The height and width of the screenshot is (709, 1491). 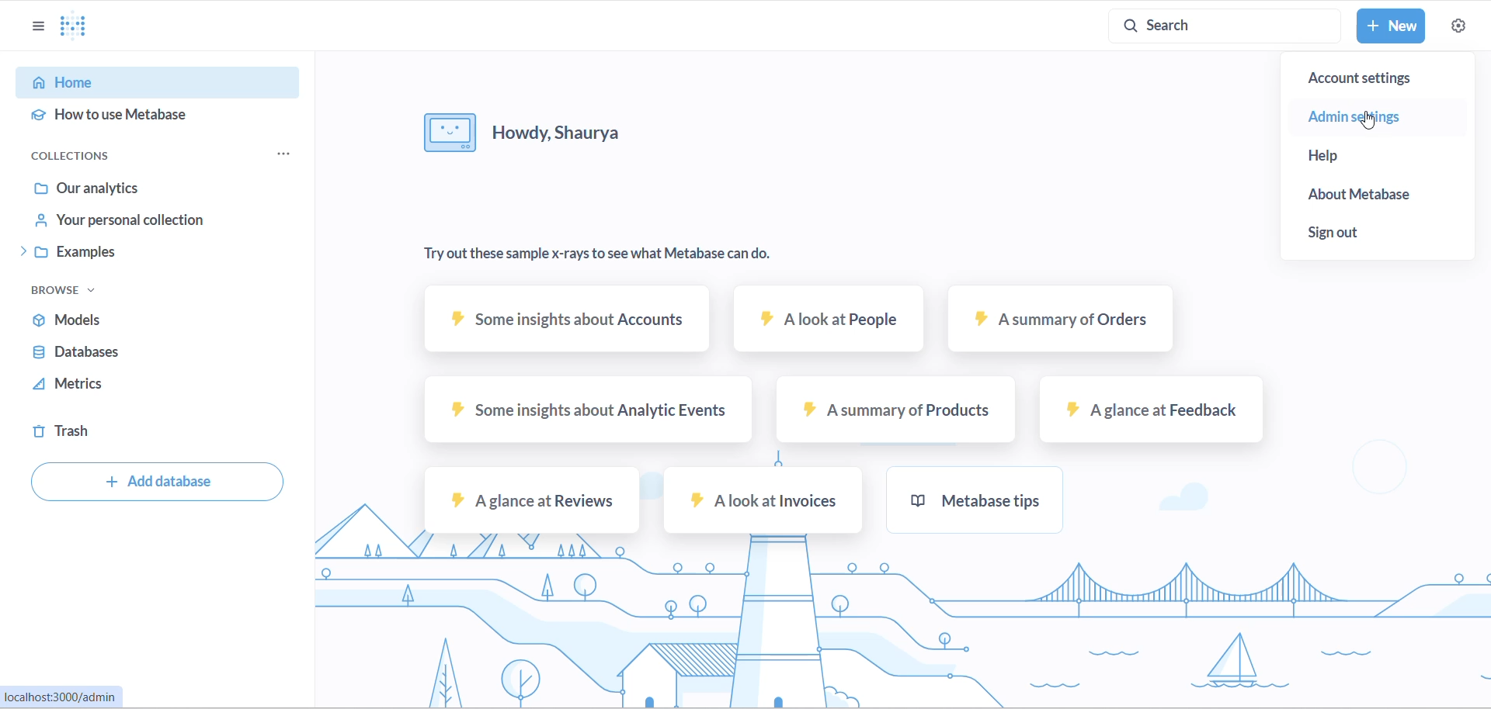 I want to click on A glance at Reviews sample, so click(x=527, y=501).